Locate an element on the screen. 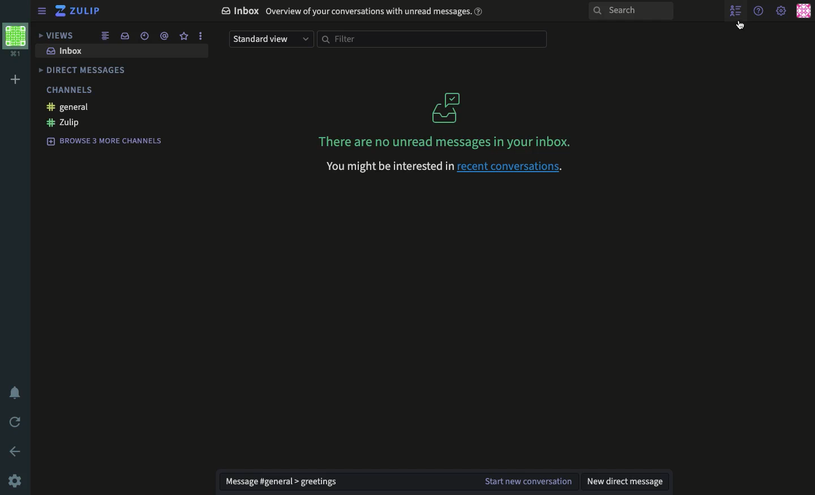  There are no unread messages in your inbox. is located at coordinates (441, 120).